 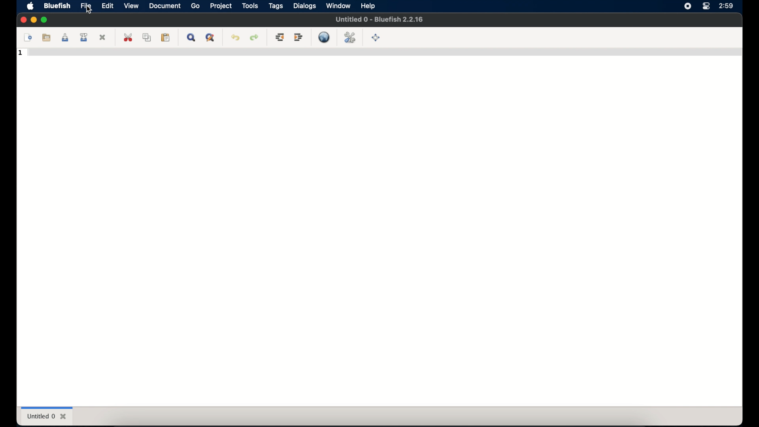 I want to click on edit in preferences, so click(x=350, y=37).